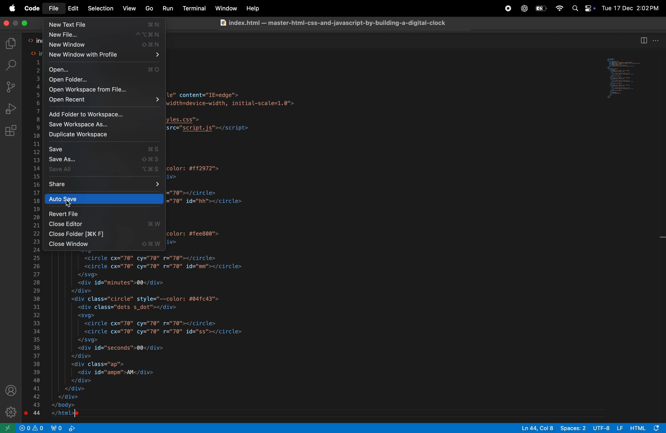  Describe the element at coordinates (103, 114) in the screenshot. I see `add folder to workspaces` at that location.